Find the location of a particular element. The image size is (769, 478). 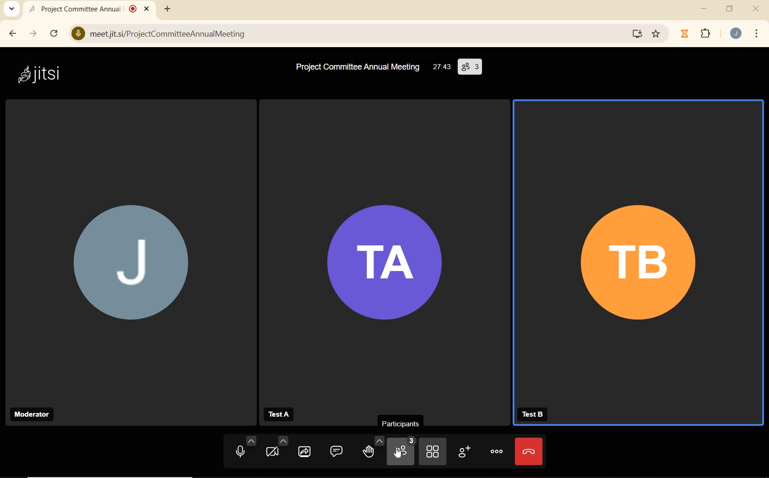

close tab is located at coordinates (146, 9).